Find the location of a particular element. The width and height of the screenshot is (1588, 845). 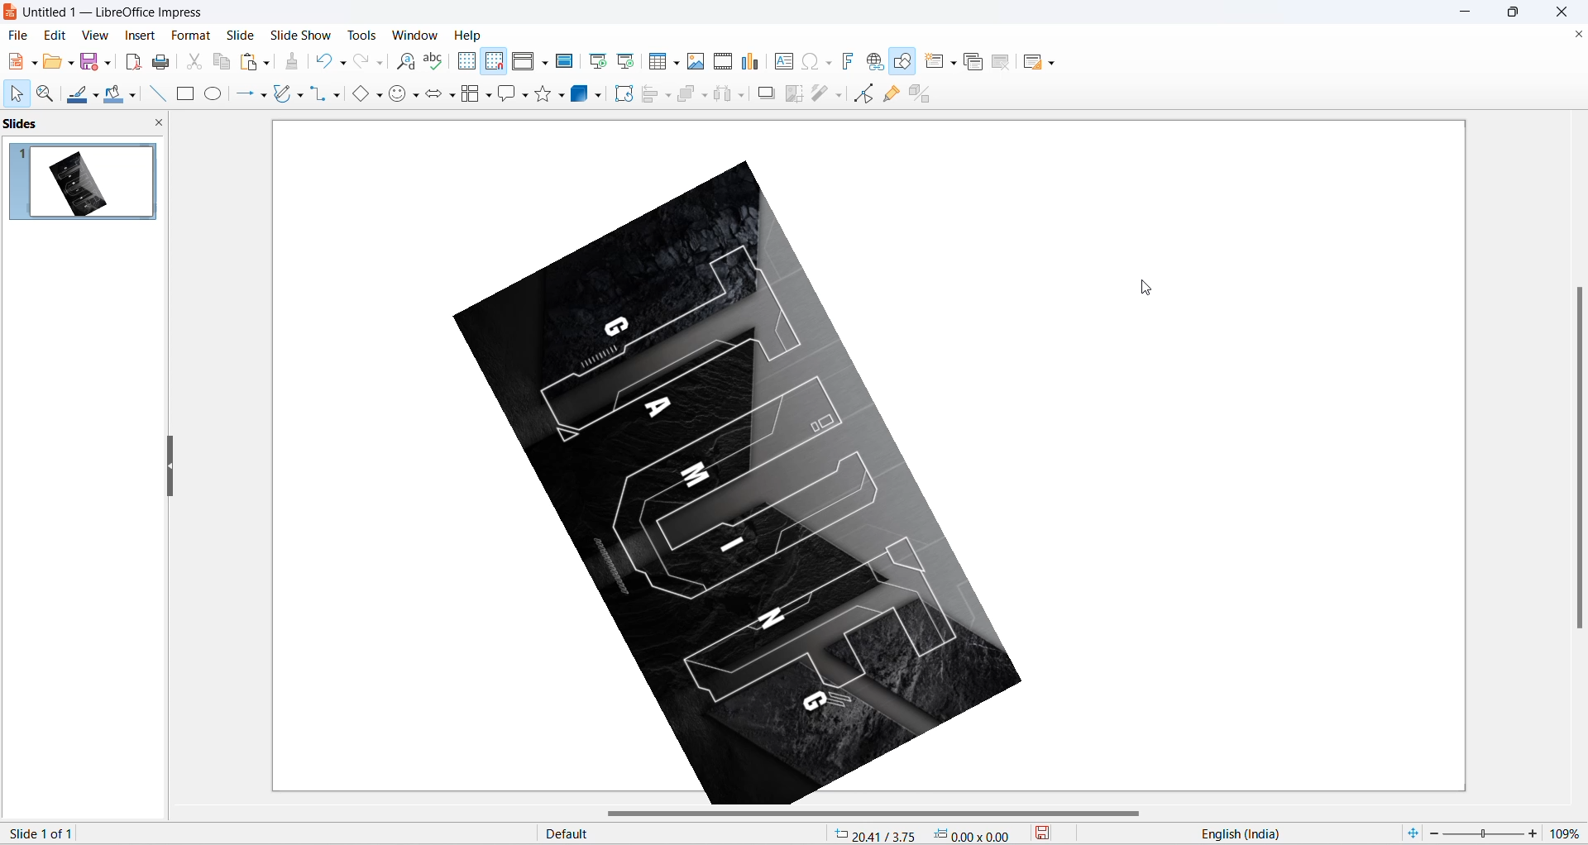

basic shapes options is located at coordinates (378, 94).